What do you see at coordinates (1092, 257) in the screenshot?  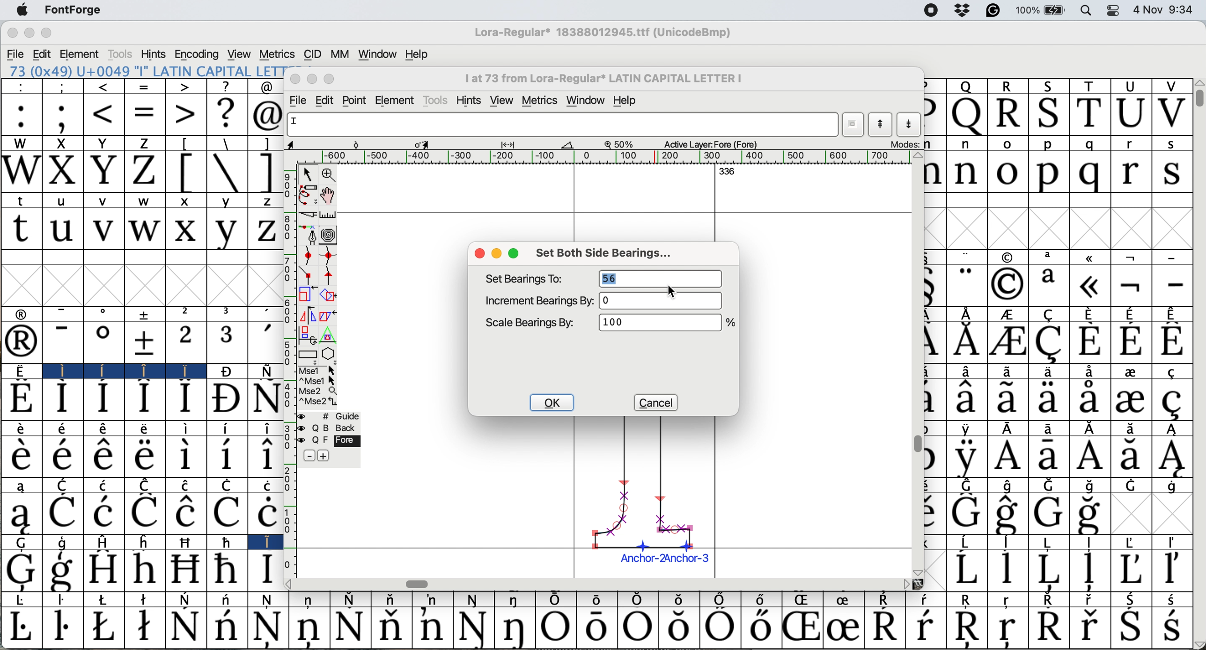 I see `symbol` at bounding box center [1092, 257].